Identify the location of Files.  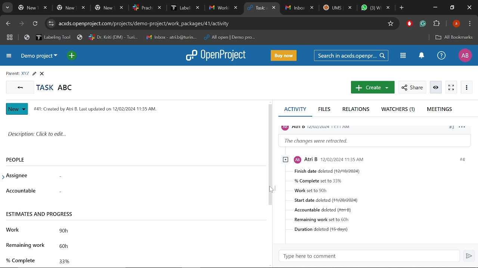
(325, 109).